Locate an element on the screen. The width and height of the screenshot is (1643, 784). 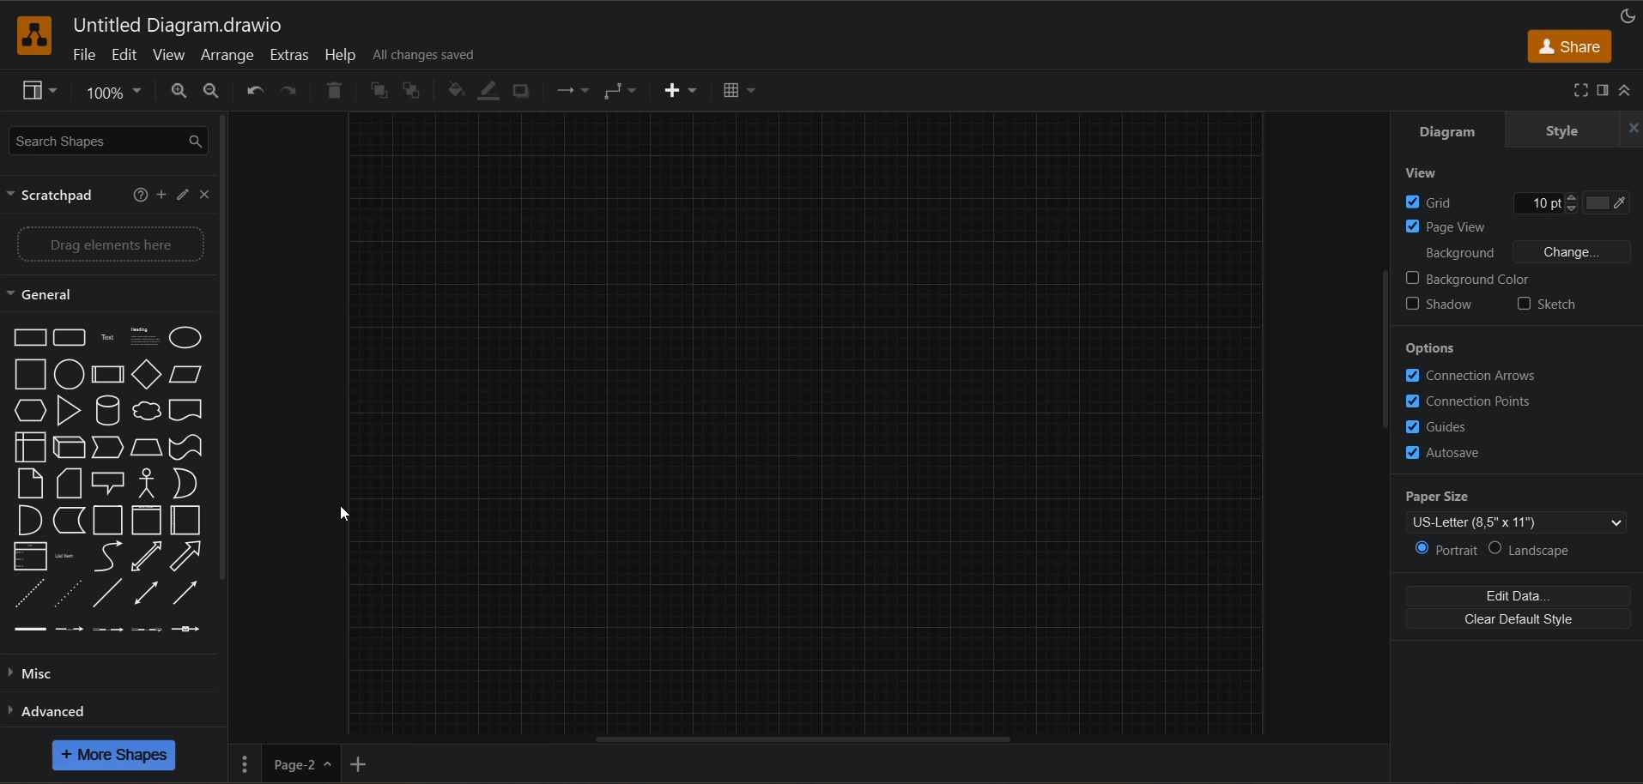
paper size is located at coordinates (1522, 510).